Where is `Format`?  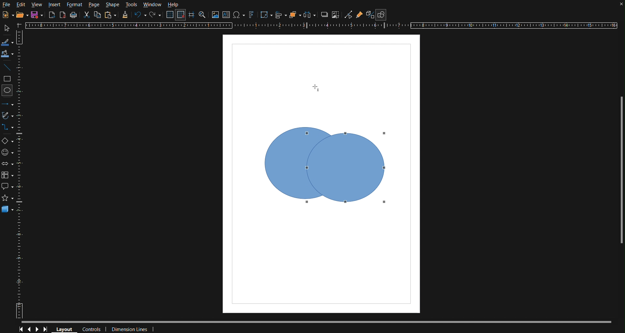
Format is located at coordinates (76, 4).